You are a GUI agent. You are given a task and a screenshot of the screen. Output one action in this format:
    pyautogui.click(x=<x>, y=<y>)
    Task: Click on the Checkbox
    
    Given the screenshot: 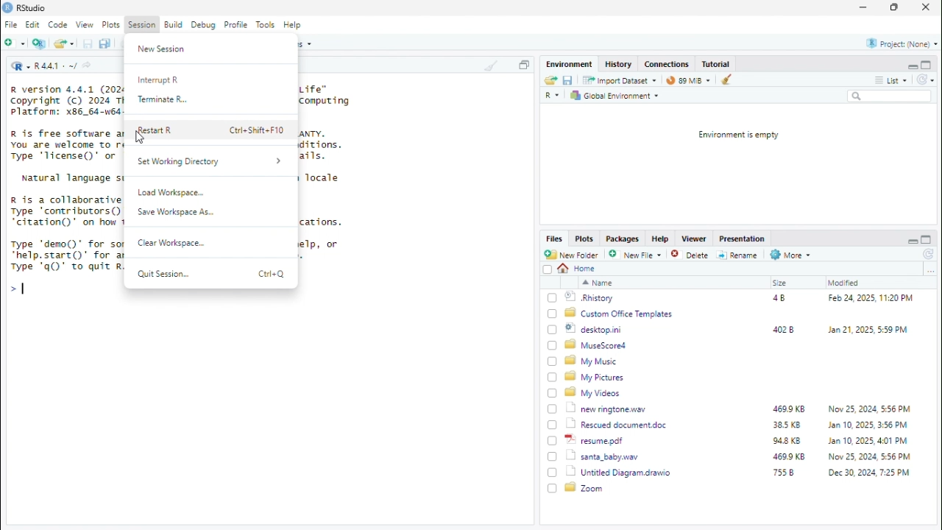 What is the action you would take?
    pyautogui.click(x=553, y=393)
    